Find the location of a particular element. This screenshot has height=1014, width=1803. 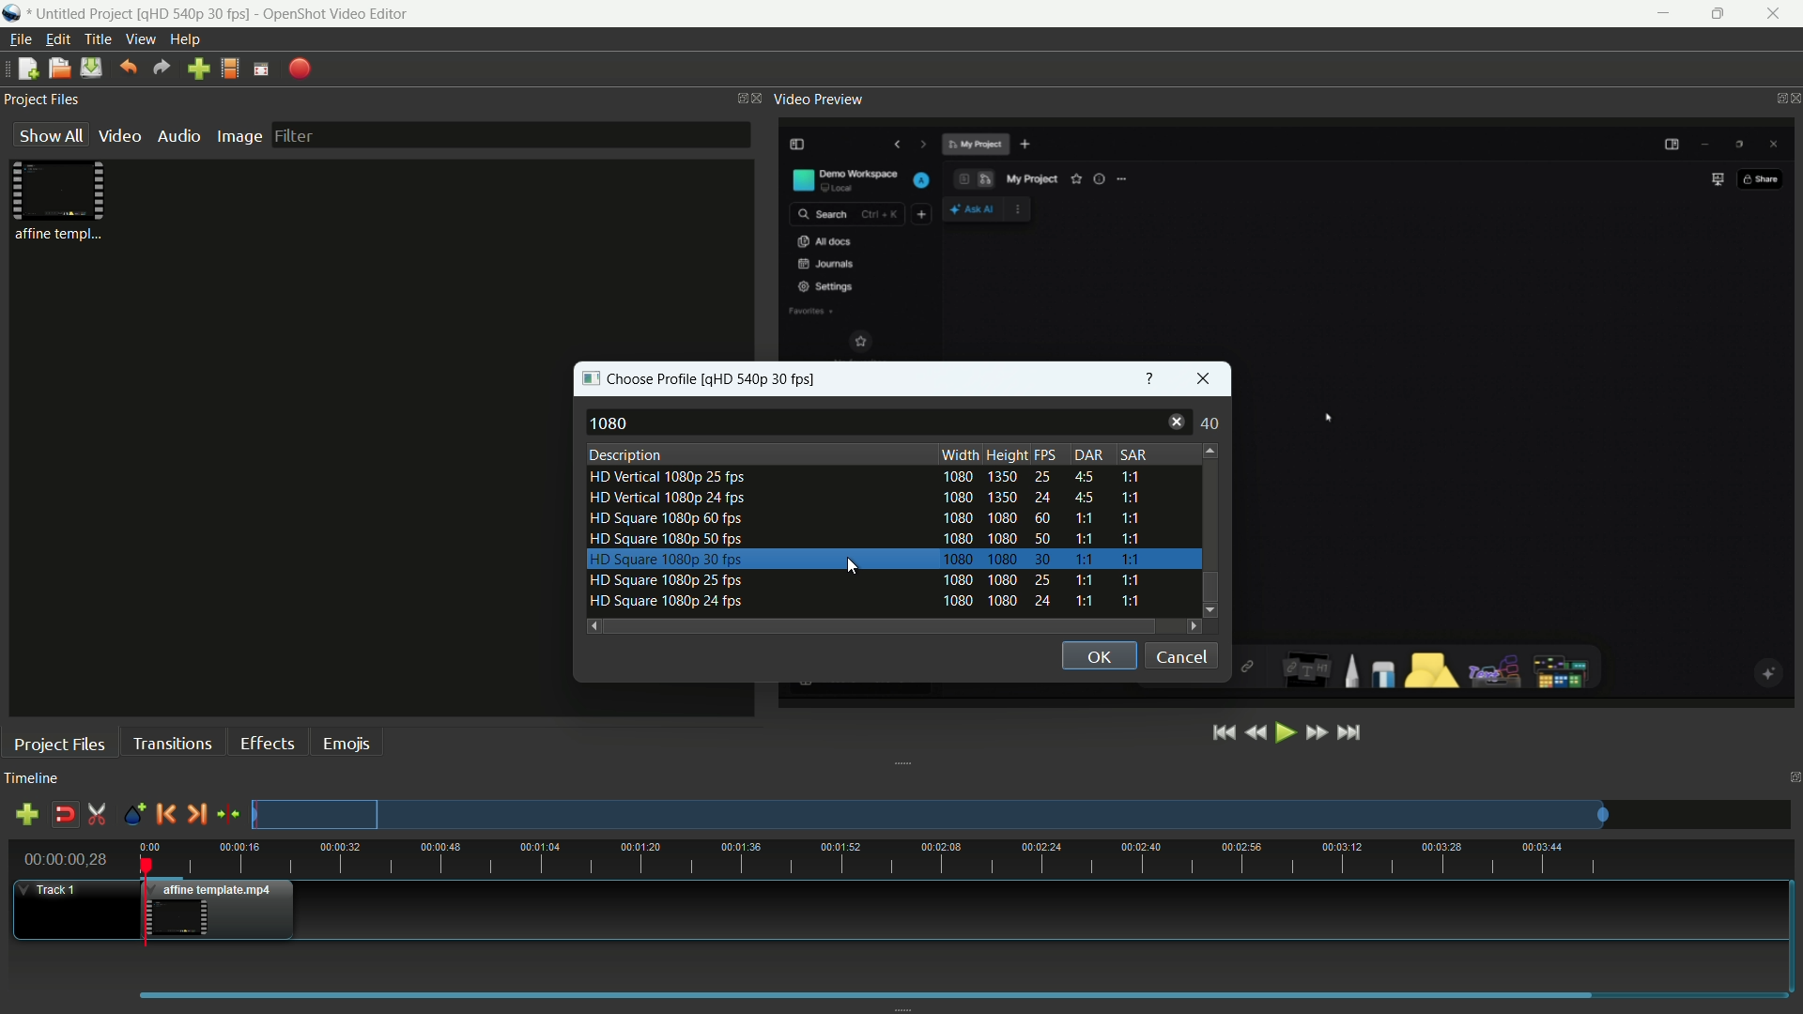

close video preview is located at coordinates (1792, 99).